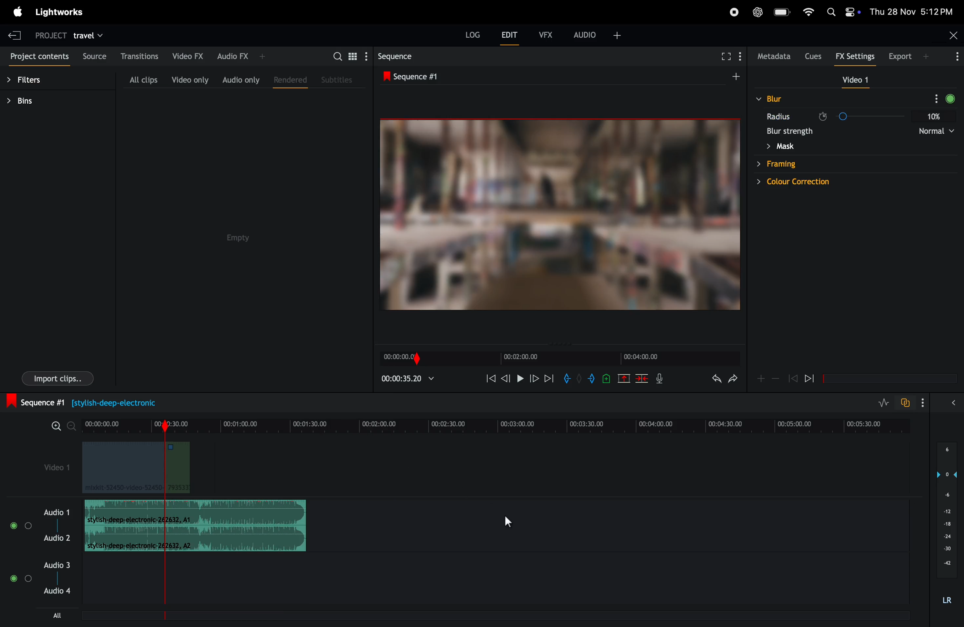 This screenshot has width=964, height=627. What do you see at coordinates (710, 382) in the screenshot?
I see `undo` at bounding box center [710, 382].